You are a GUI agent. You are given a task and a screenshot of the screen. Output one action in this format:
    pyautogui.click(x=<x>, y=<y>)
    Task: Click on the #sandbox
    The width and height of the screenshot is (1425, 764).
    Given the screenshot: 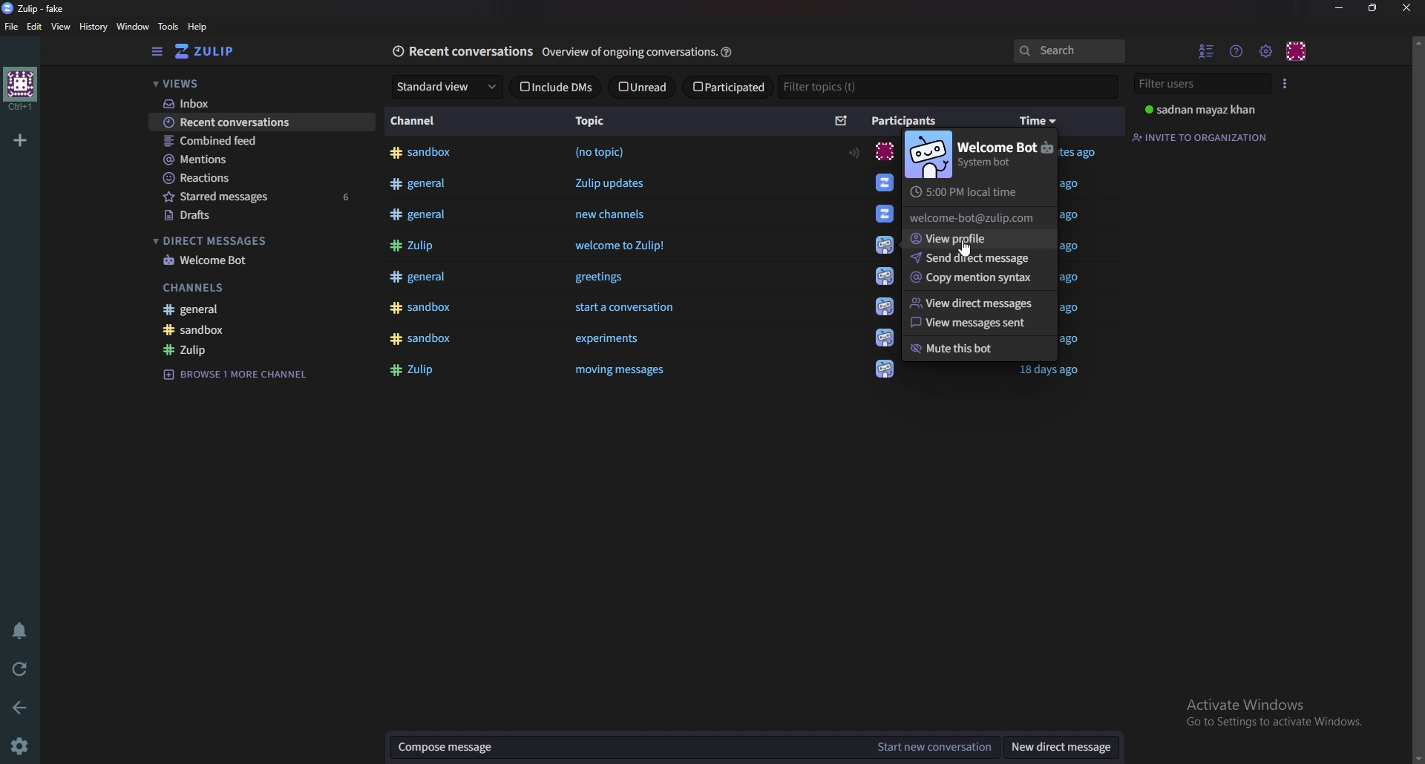 What is the action you would take?
    pyautogui.click(x=427, y=154)
    